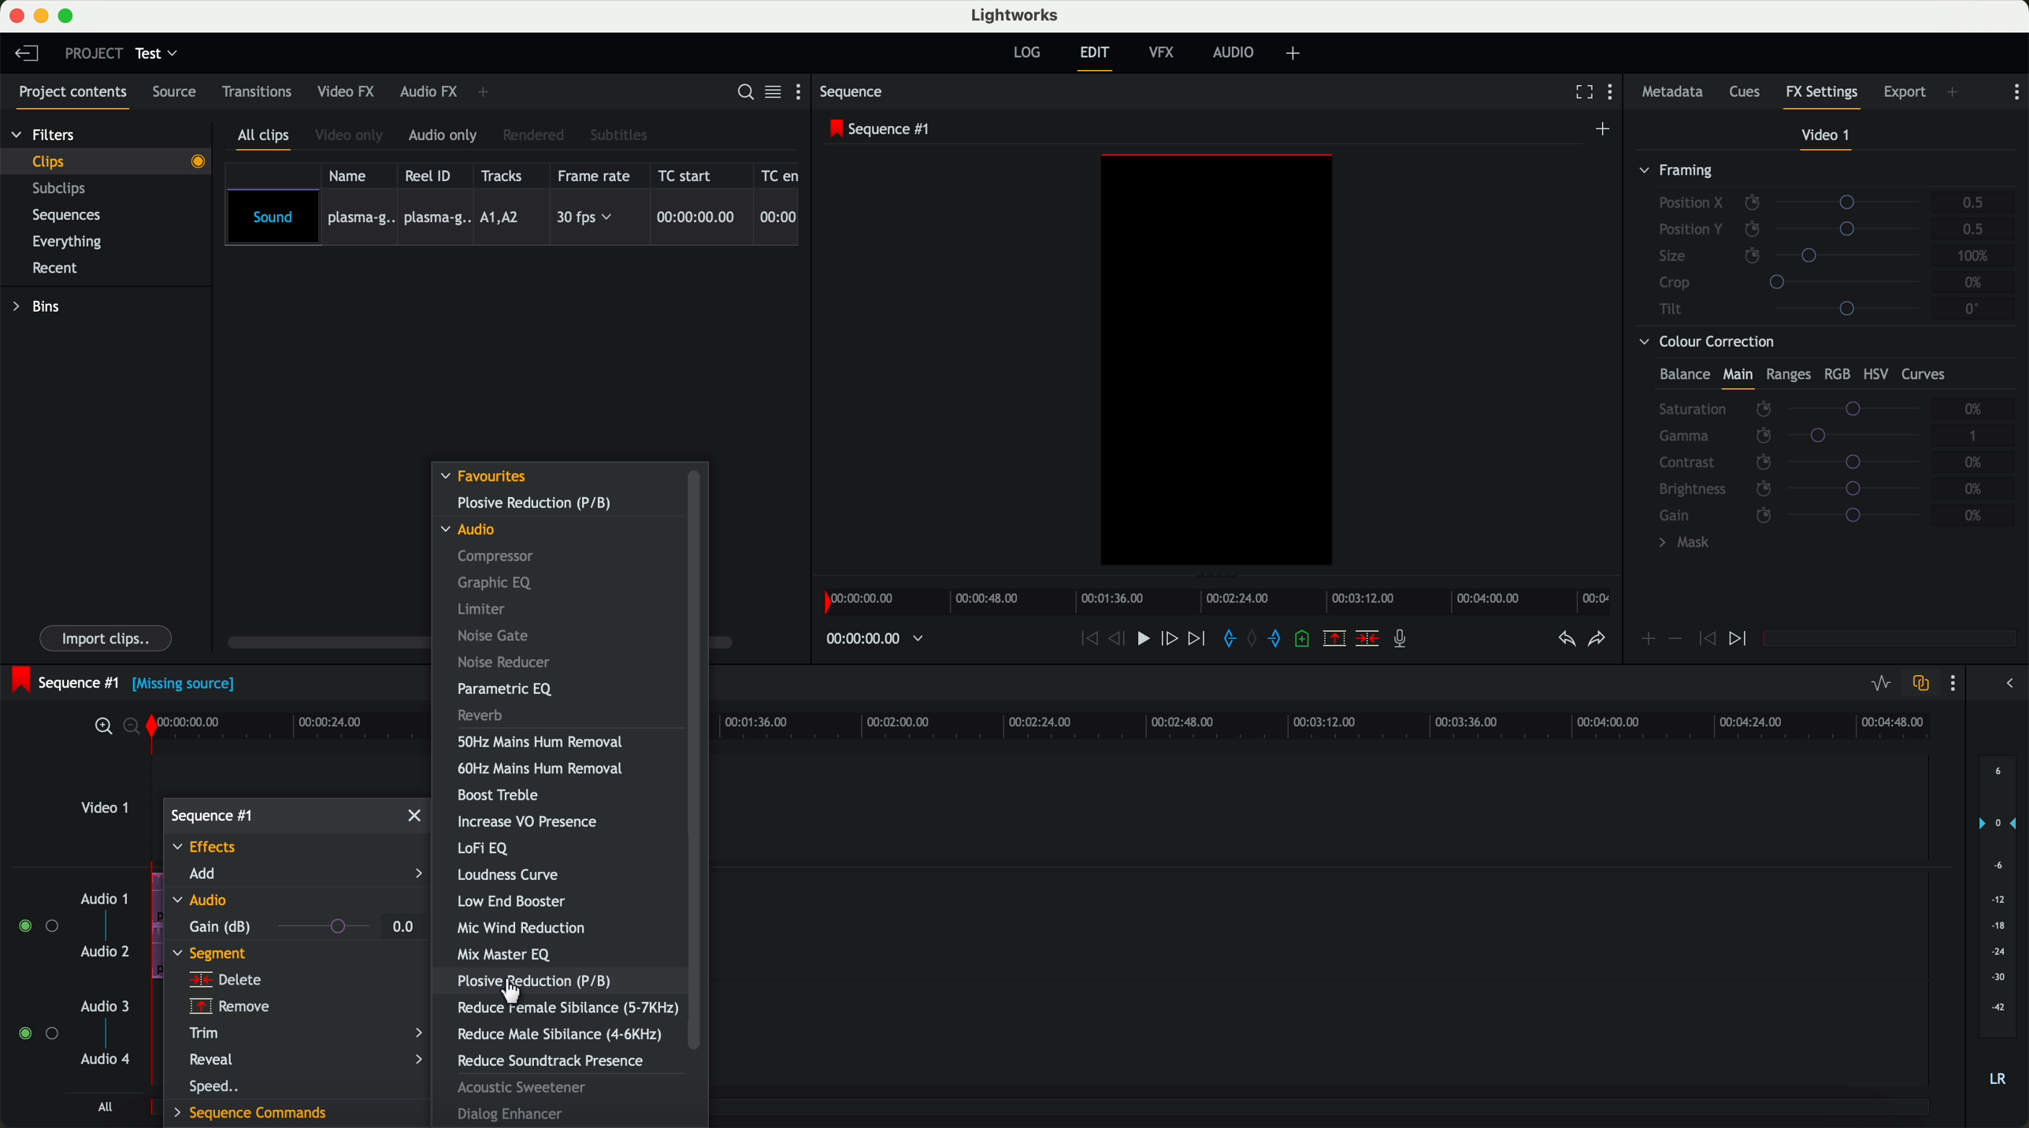  Describe the element at coordinates (1672, 93) in the screenshot. I see `metadata` at that location.